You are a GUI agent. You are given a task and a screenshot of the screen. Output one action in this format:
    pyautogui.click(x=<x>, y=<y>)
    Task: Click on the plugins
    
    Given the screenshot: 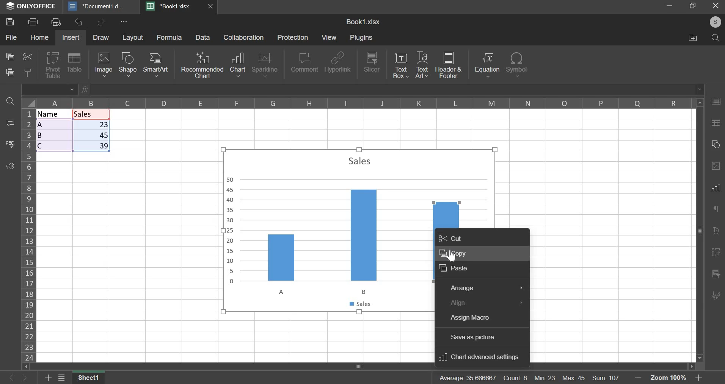 What is the action you would take?
    pyautogui.click(x=364, y=37)
    